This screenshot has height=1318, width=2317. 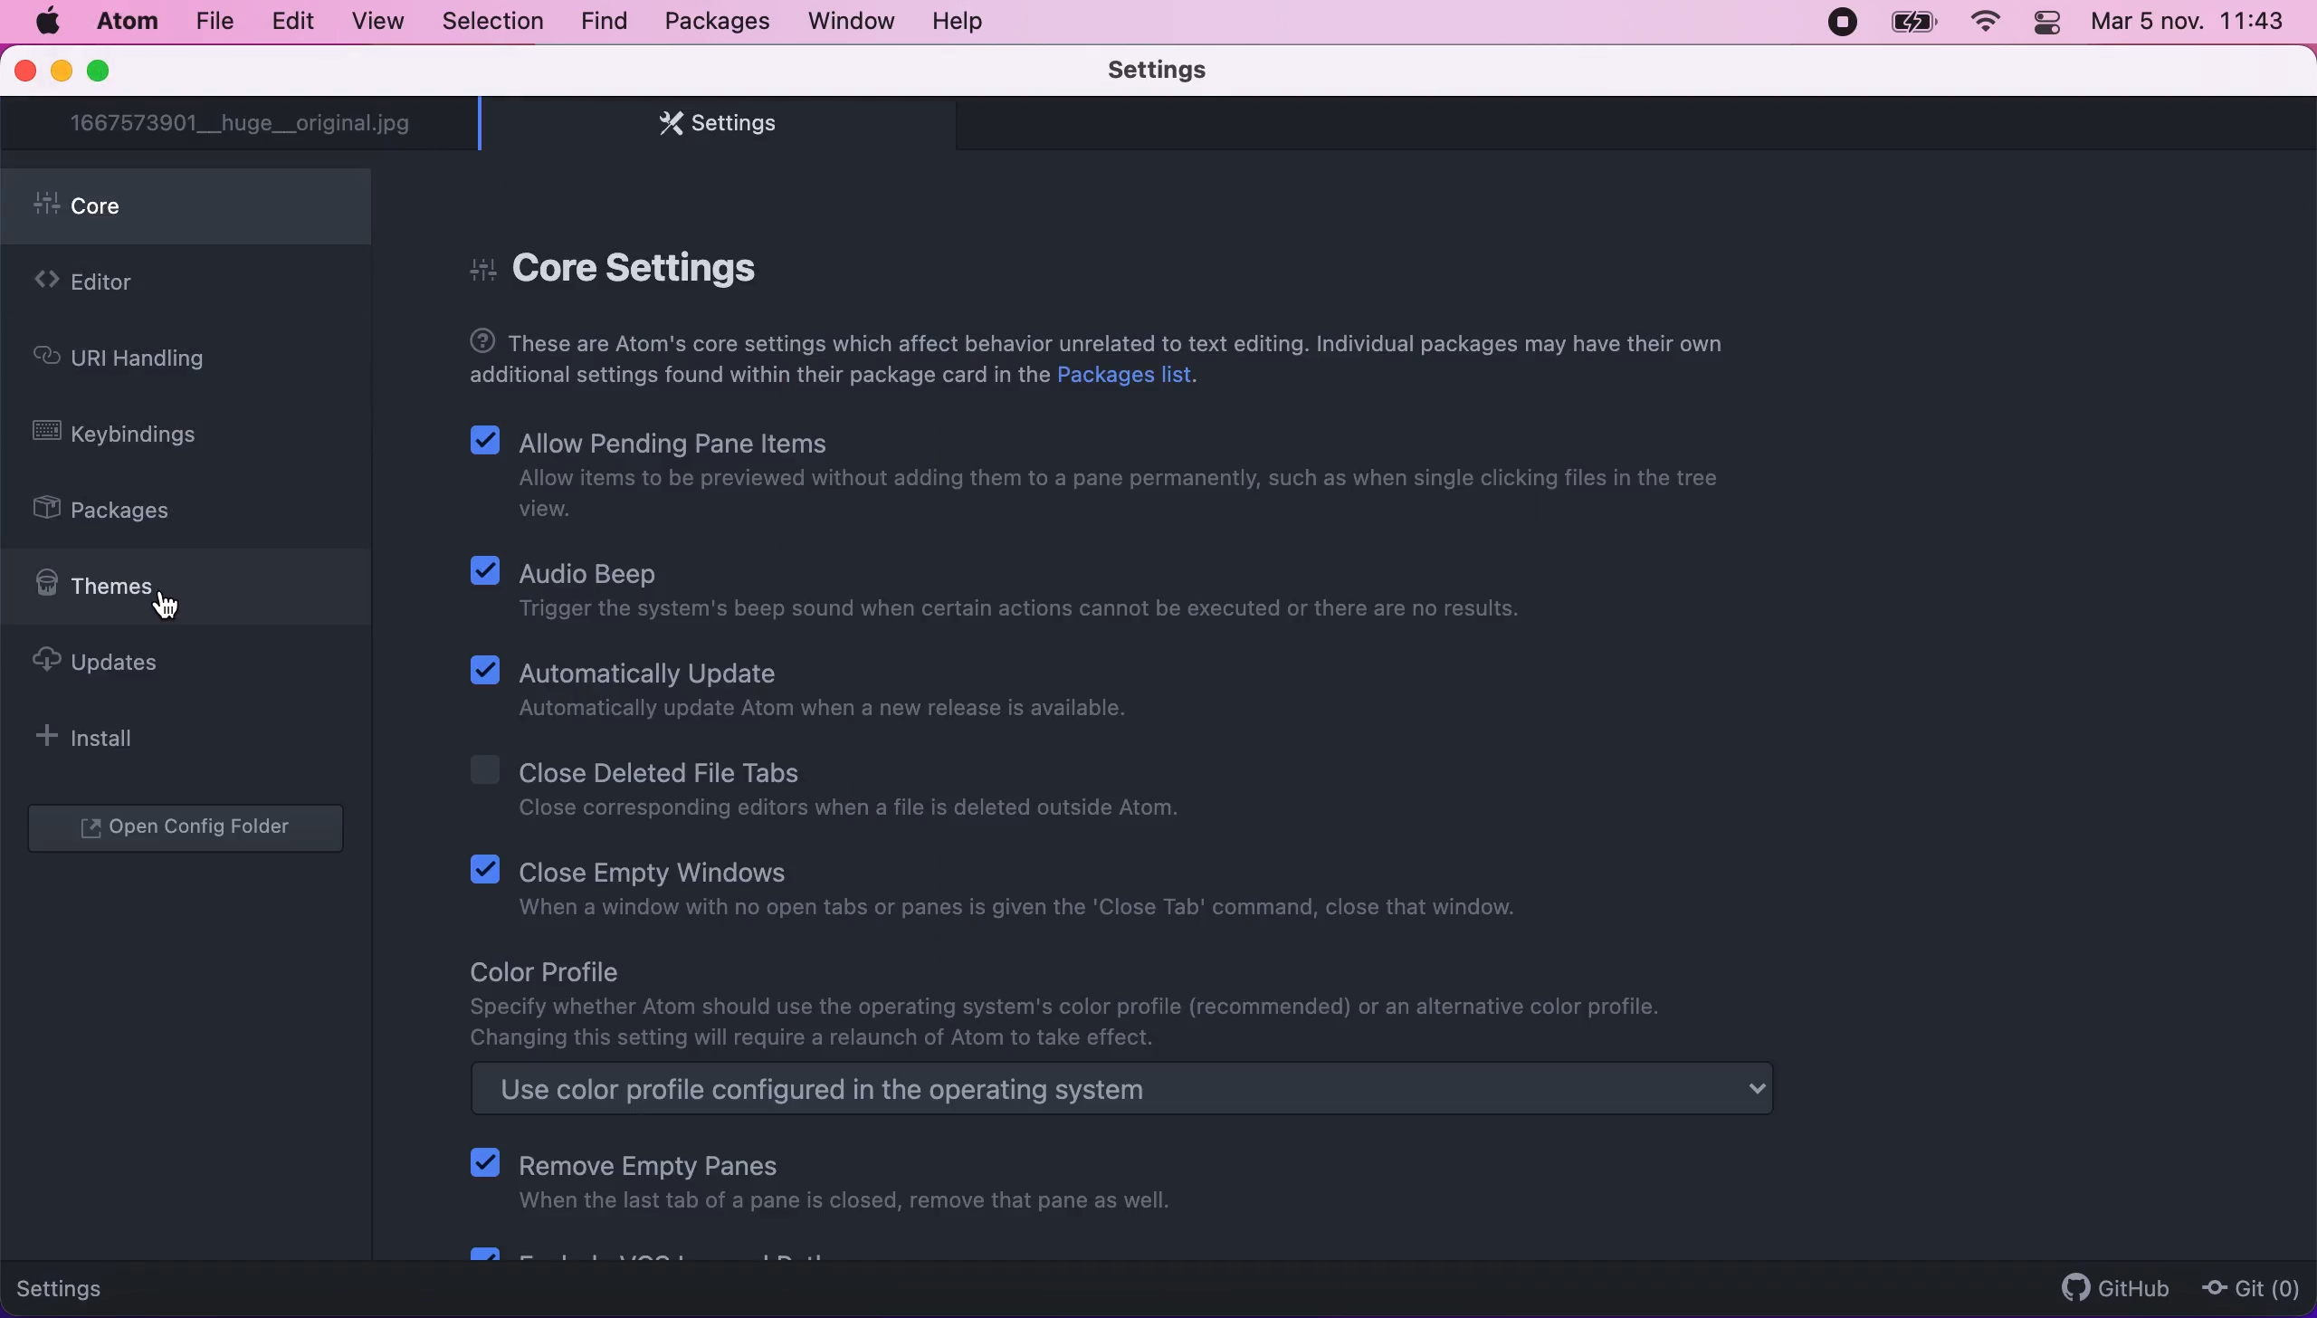 What do you see at coordinates (123, 740) in the screenshot?
I see `install` at bounding box center [123, 740].